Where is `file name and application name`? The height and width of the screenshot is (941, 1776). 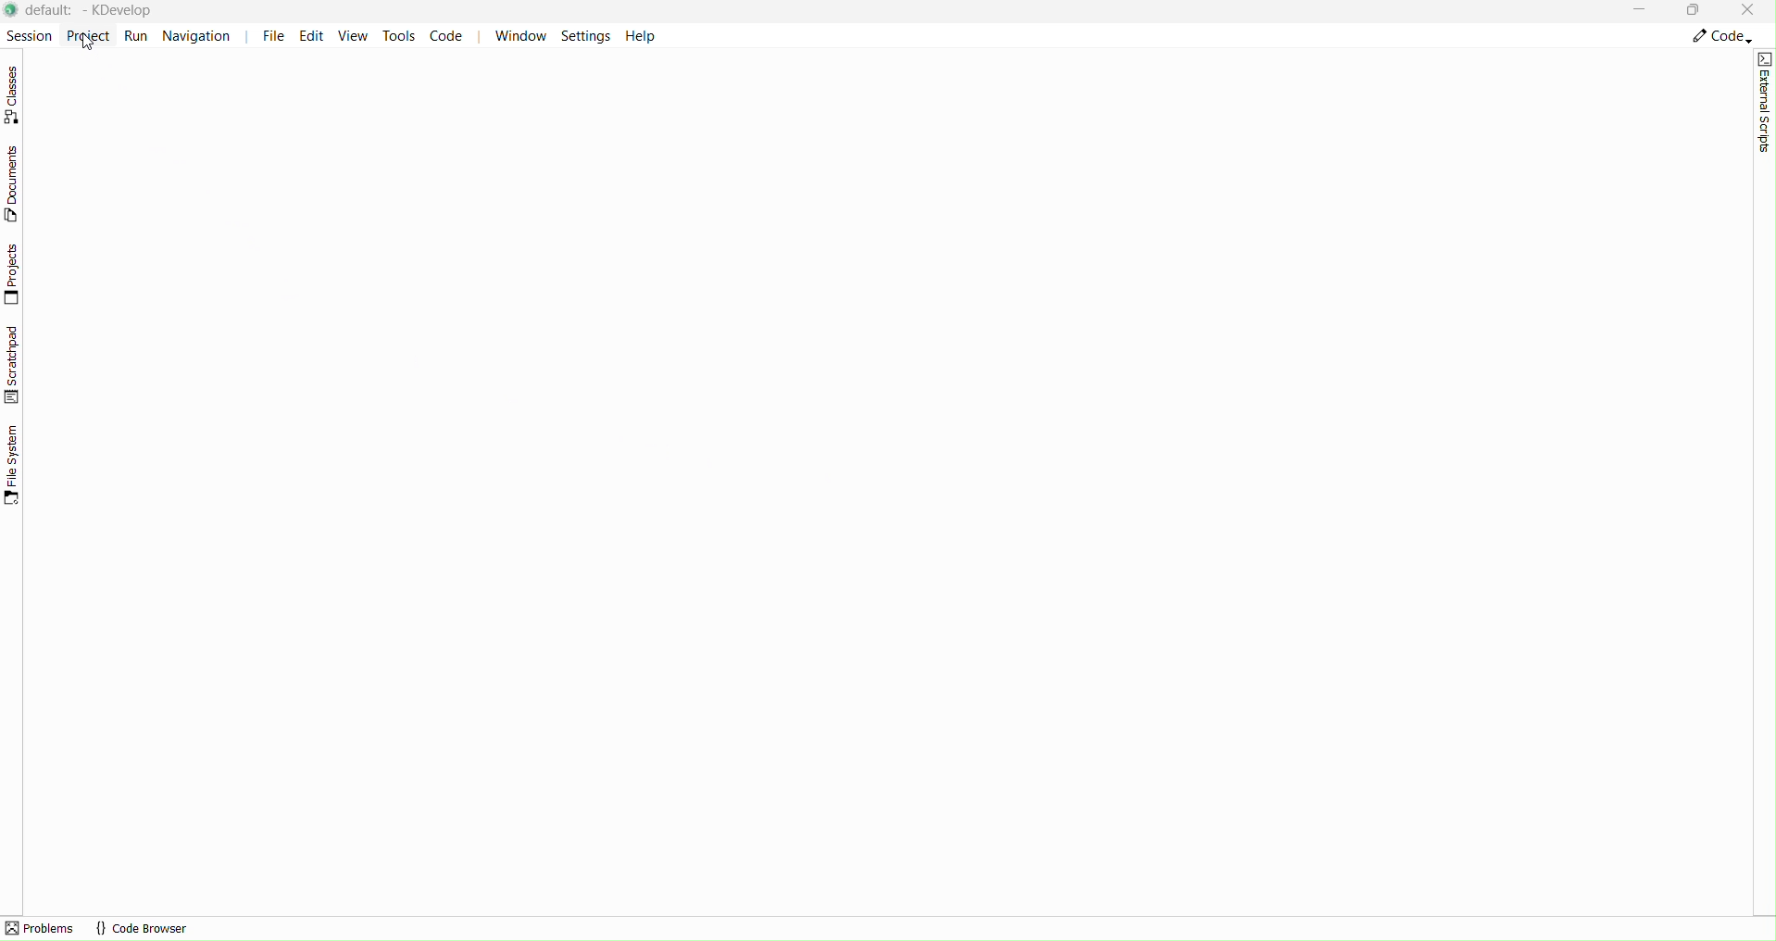
file name and application name is located at coordinates (94, 10).